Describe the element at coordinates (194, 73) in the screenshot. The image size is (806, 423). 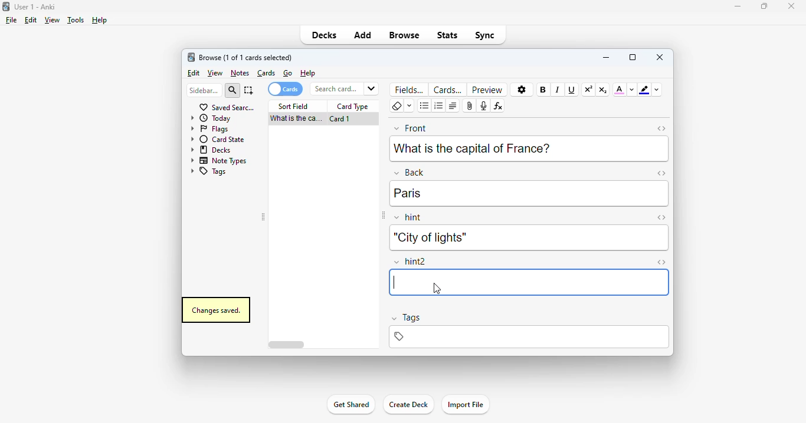
I see `edit` at that location.